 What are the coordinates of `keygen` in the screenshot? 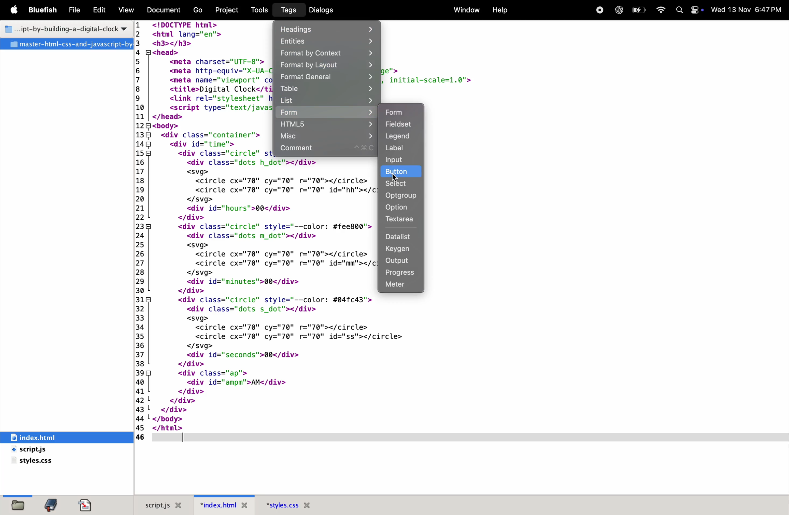 It's located at (401, 250).